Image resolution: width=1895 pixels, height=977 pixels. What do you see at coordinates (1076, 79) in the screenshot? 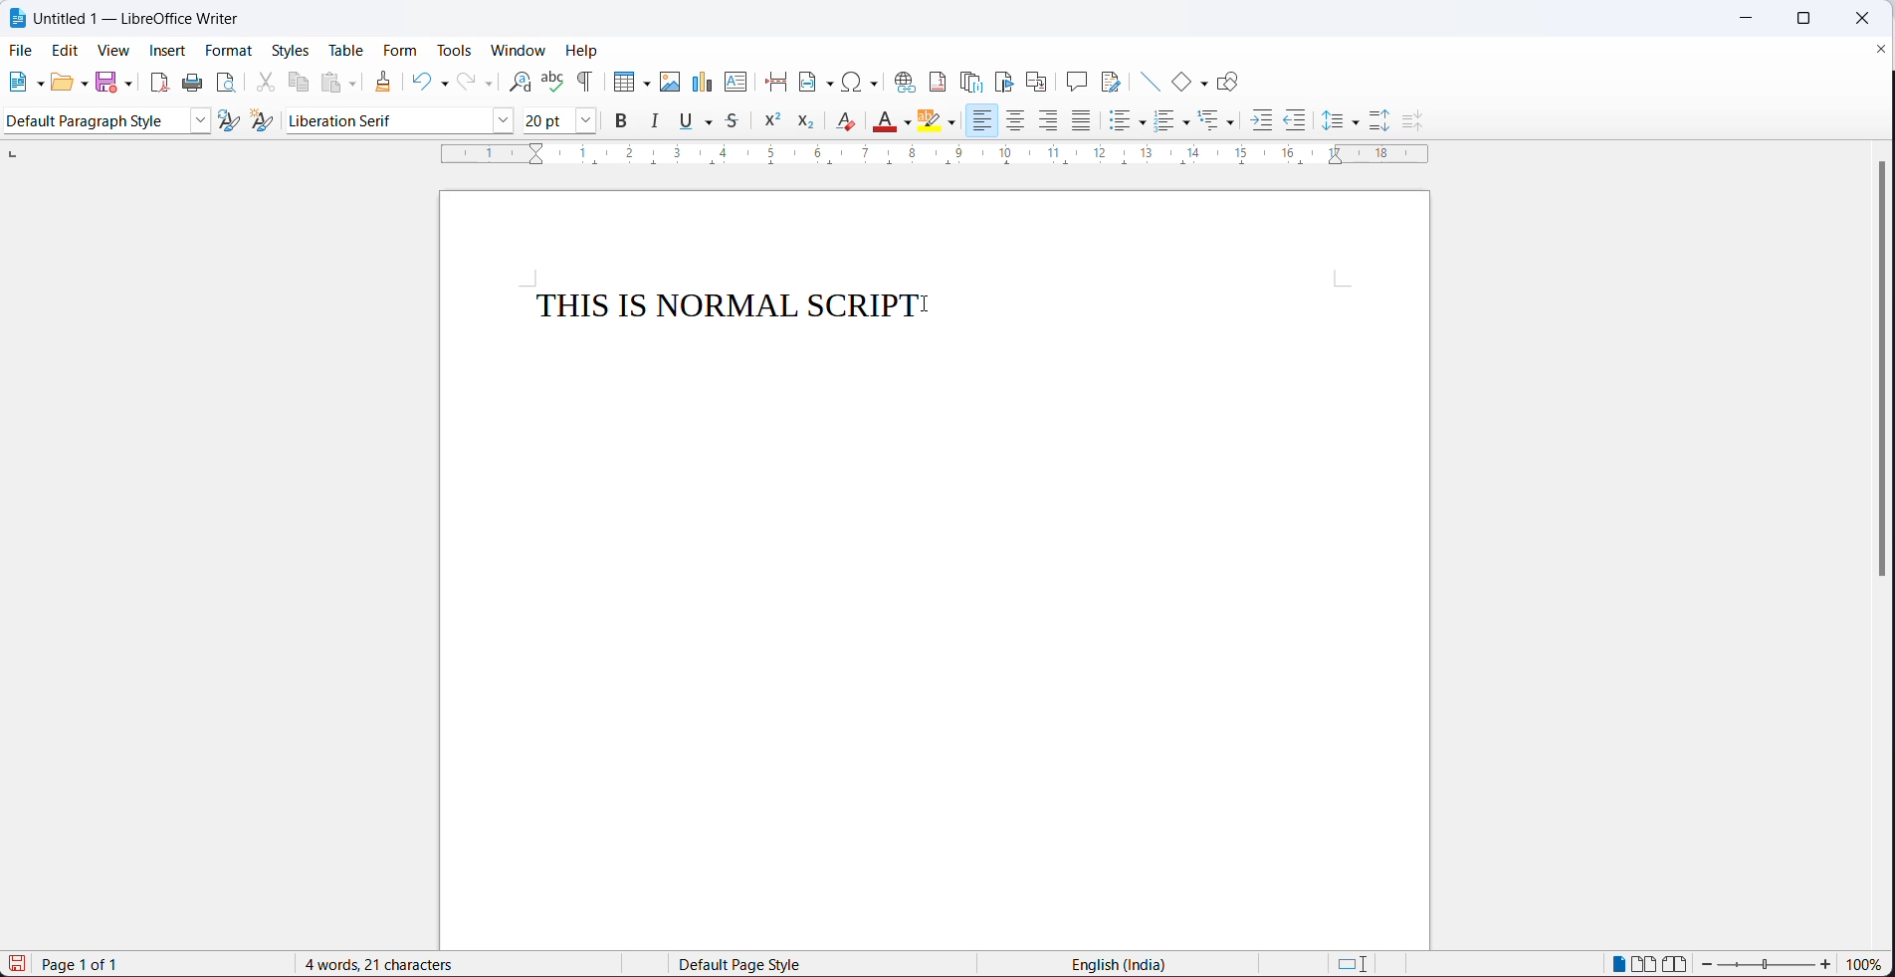
I see `insert comments` at bounding box center [1076, 79].